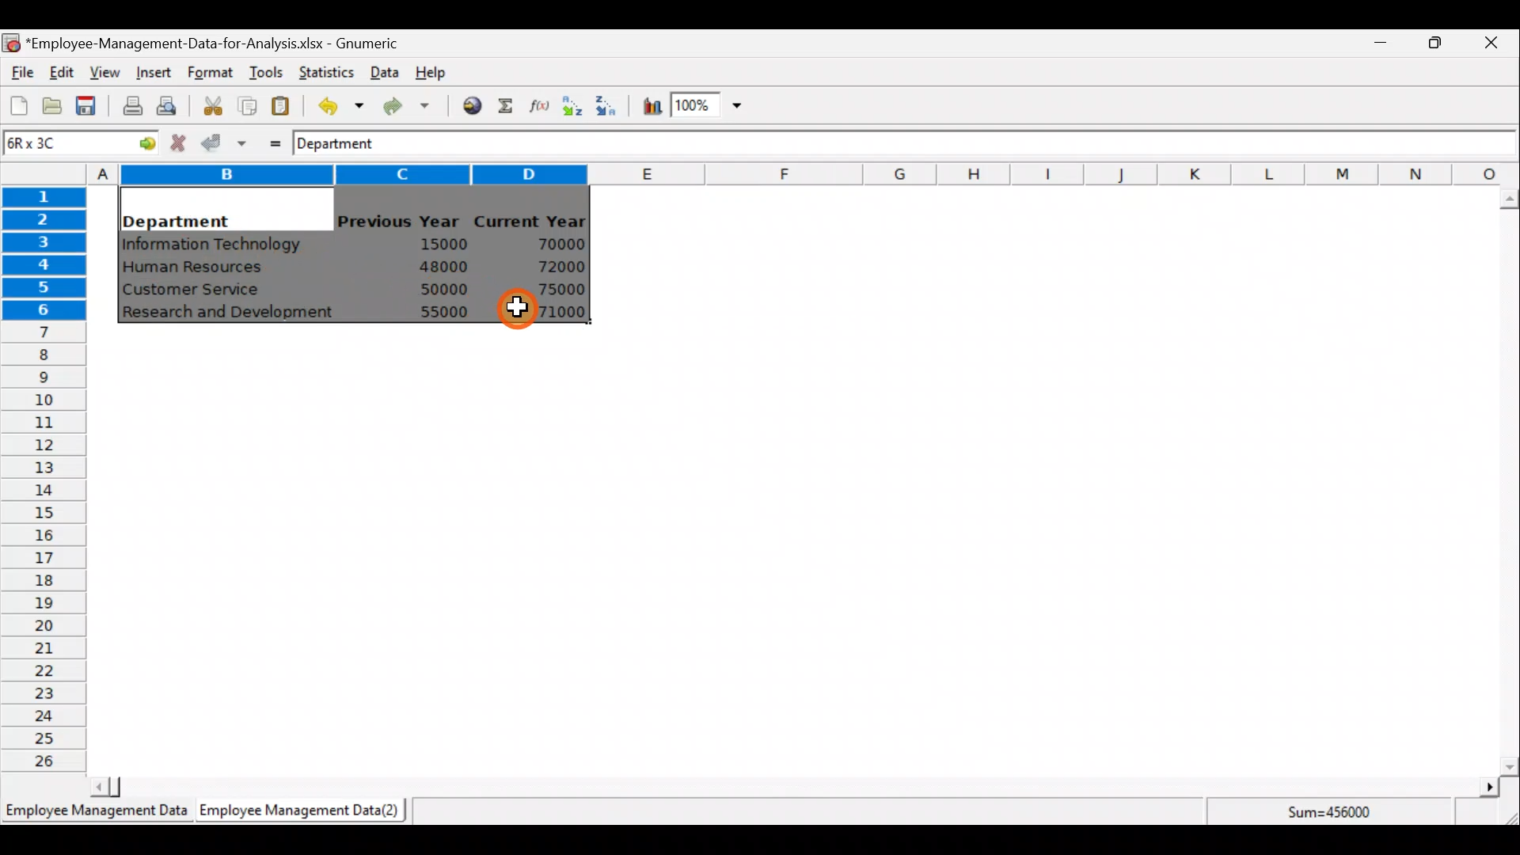 The width and height of the screenshot is (1520, 855). Describe the element at coordinates (533, 219) in the screenshot. I see `Current Year` at that location.